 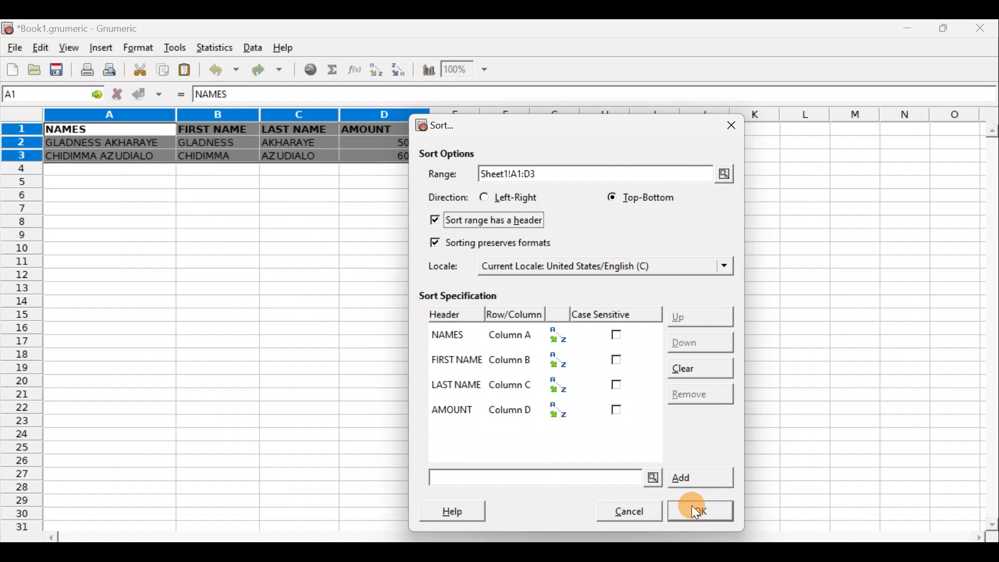 What do you see at coordinates (514, 542) in the screenshot?
I see `Scroll bar` at bounding box center [514, 542].